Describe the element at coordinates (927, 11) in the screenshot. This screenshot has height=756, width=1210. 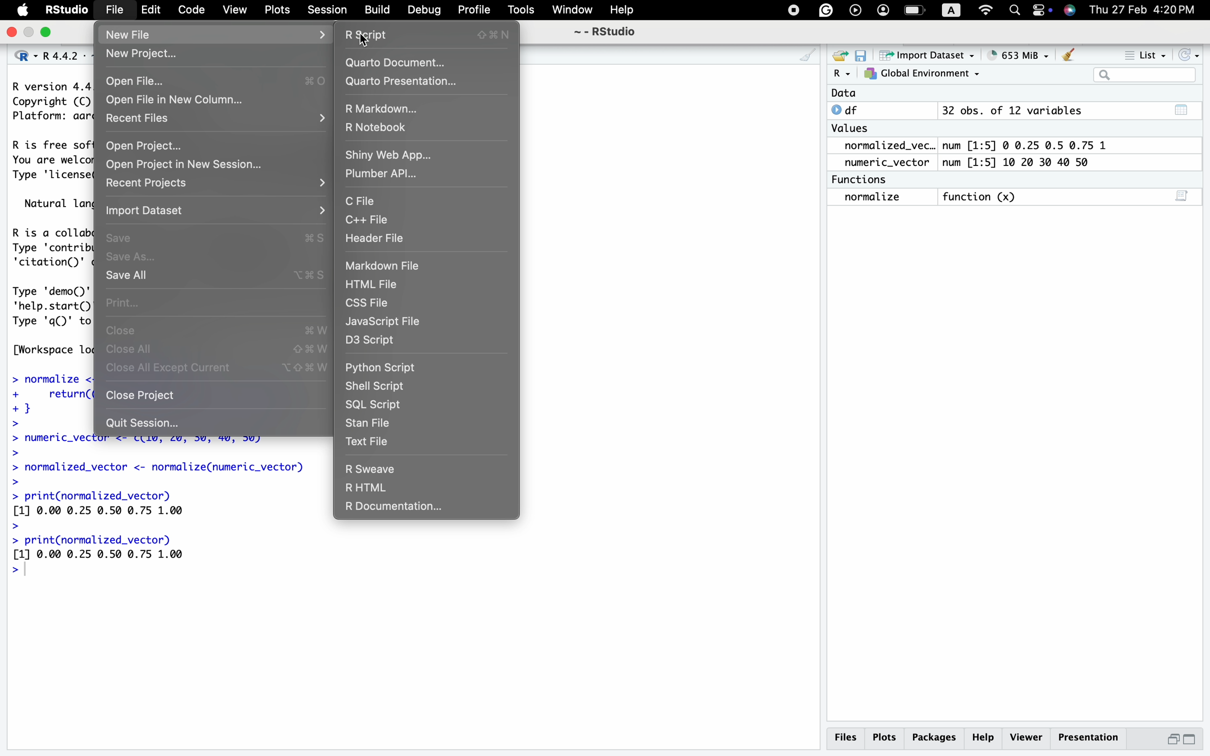
I see `Apple Controls` at that location.